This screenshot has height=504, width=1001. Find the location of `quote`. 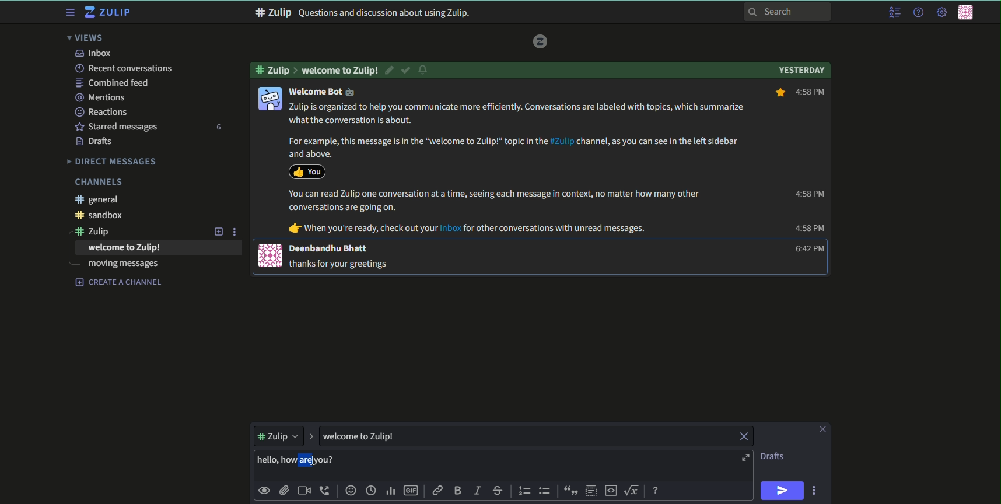

quote is located at coordinates (569, 491).